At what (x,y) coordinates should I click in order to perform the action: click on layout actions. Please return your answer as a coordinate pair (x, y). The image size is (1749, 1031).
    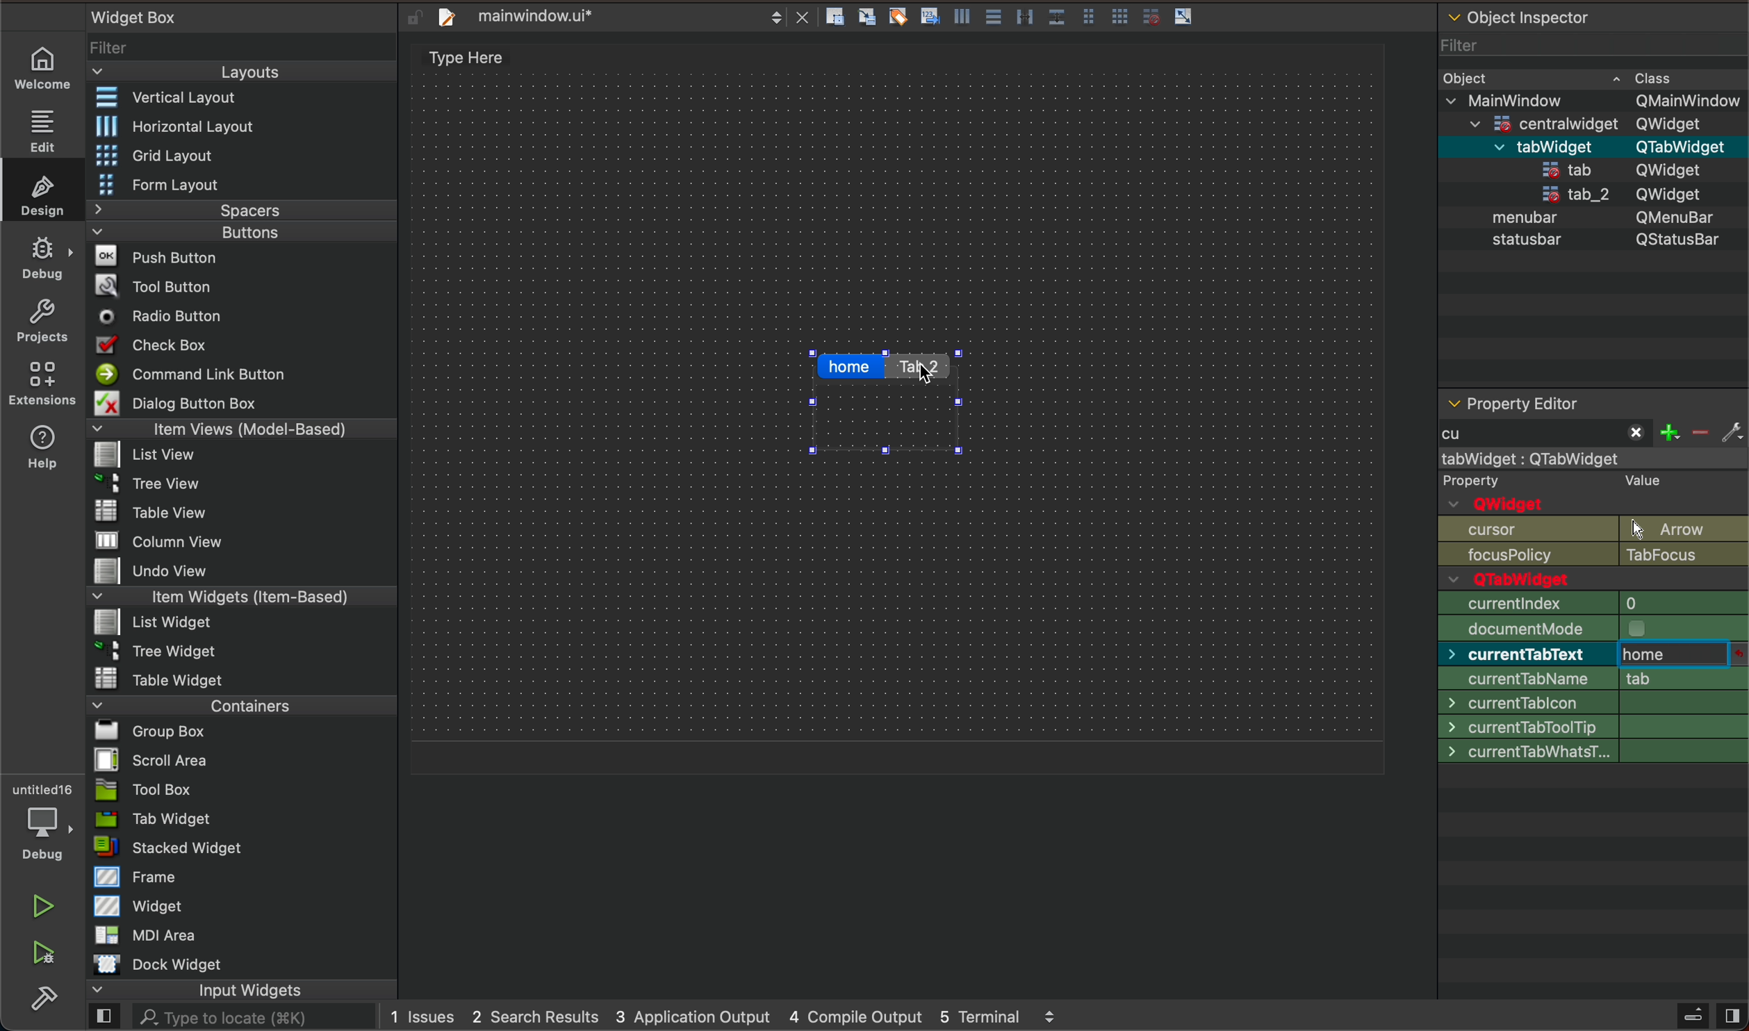
    Looking at the image, I should click on (1071, 15).